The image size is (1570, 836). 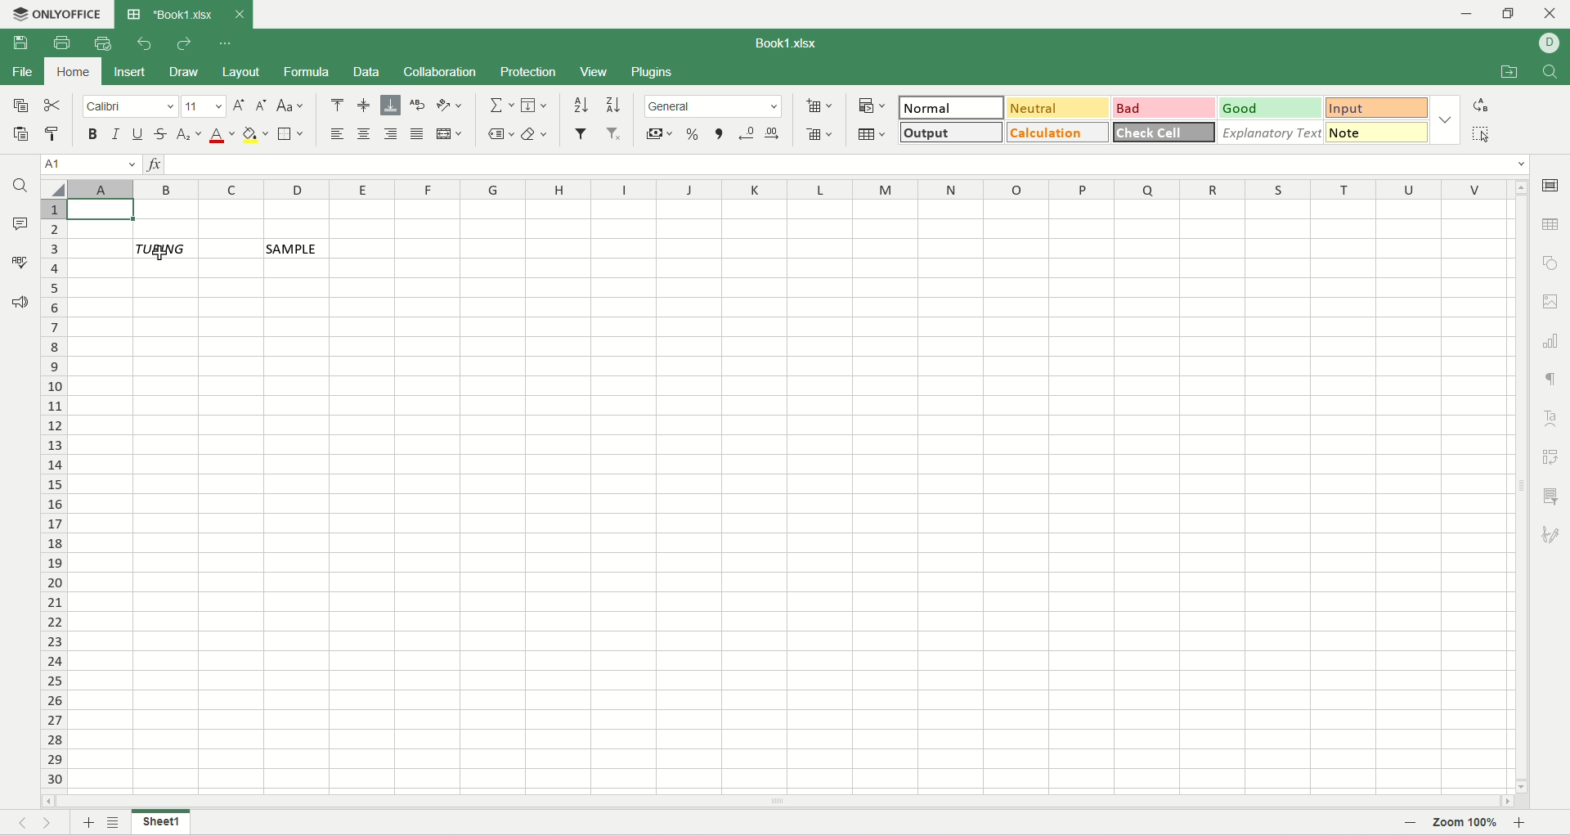 I want to click on font color, so click(x=222, y=135).